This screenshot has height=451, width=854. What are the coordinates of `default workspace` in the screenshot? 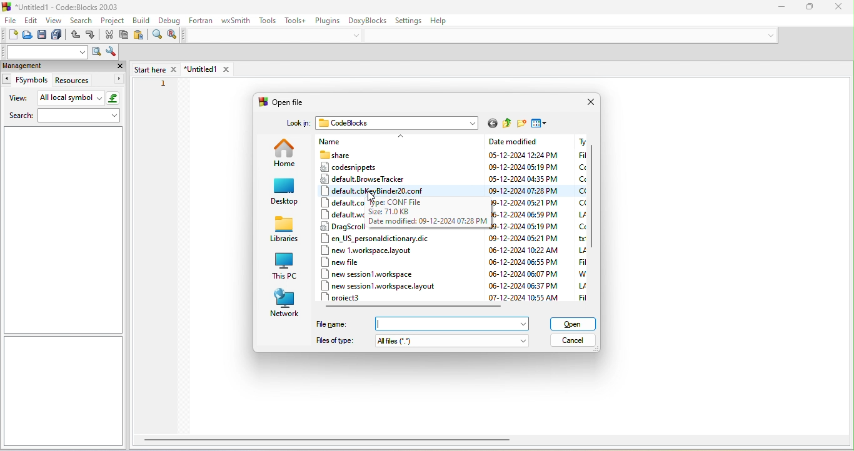 It's located at (341, 212).